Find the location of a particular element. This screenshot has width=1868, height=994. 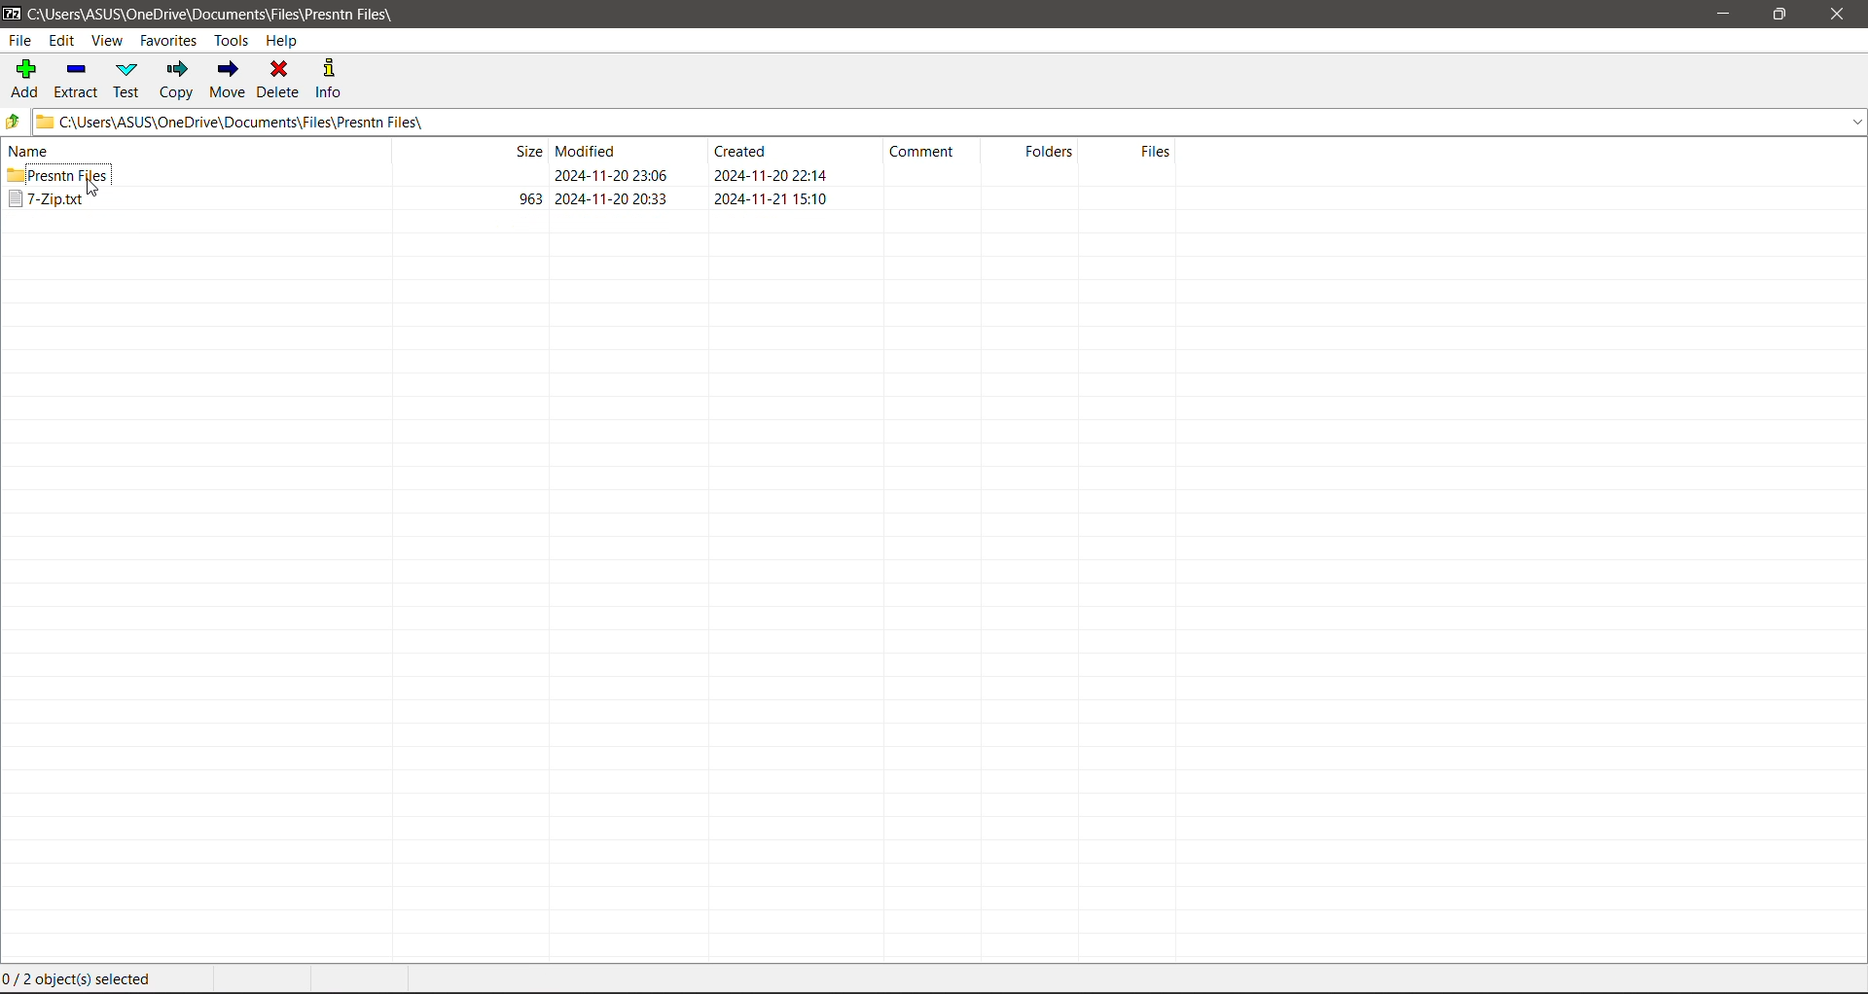

Delete is located at coordinates (280, 78).